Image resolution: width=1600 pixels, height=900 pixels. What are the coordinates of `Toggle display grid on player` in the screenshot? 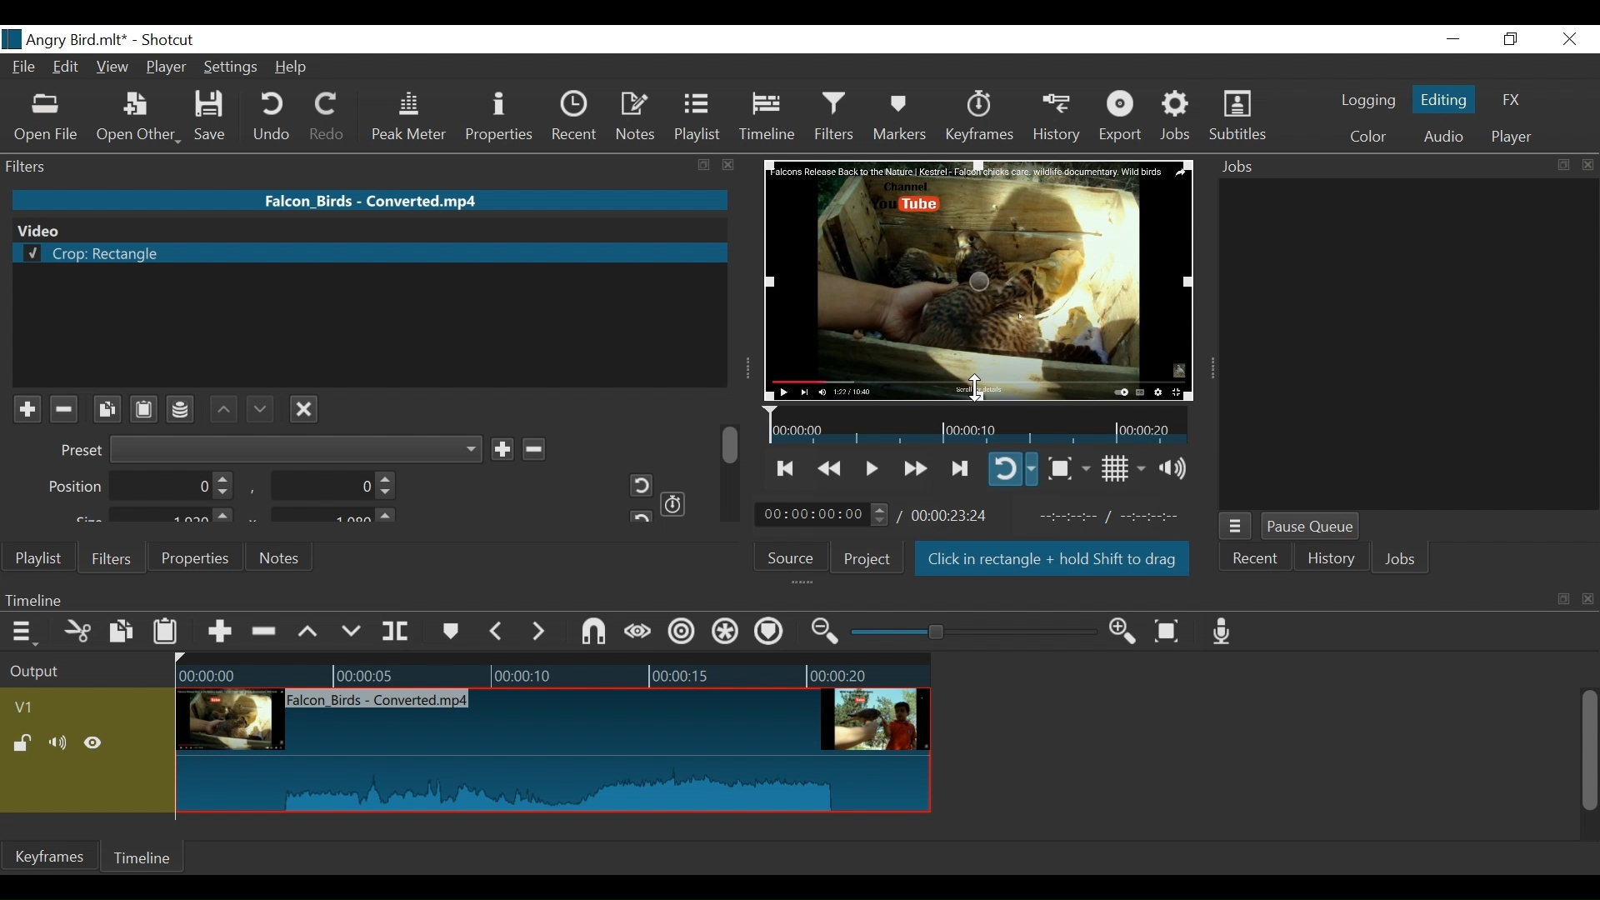 It's located at (1126, 468).